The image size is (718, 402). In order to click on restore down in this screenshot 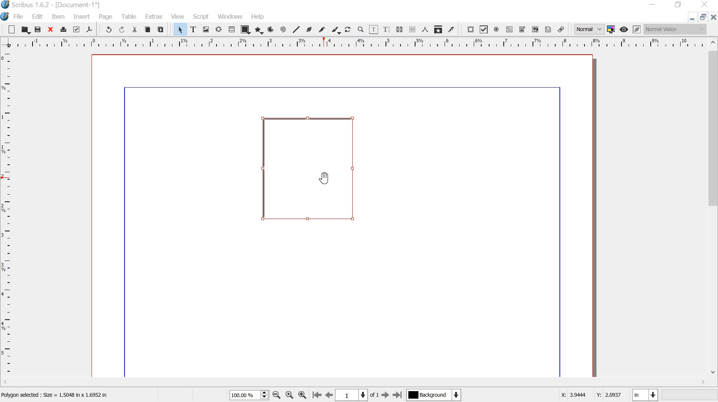, I will do `click(678, 4)`.